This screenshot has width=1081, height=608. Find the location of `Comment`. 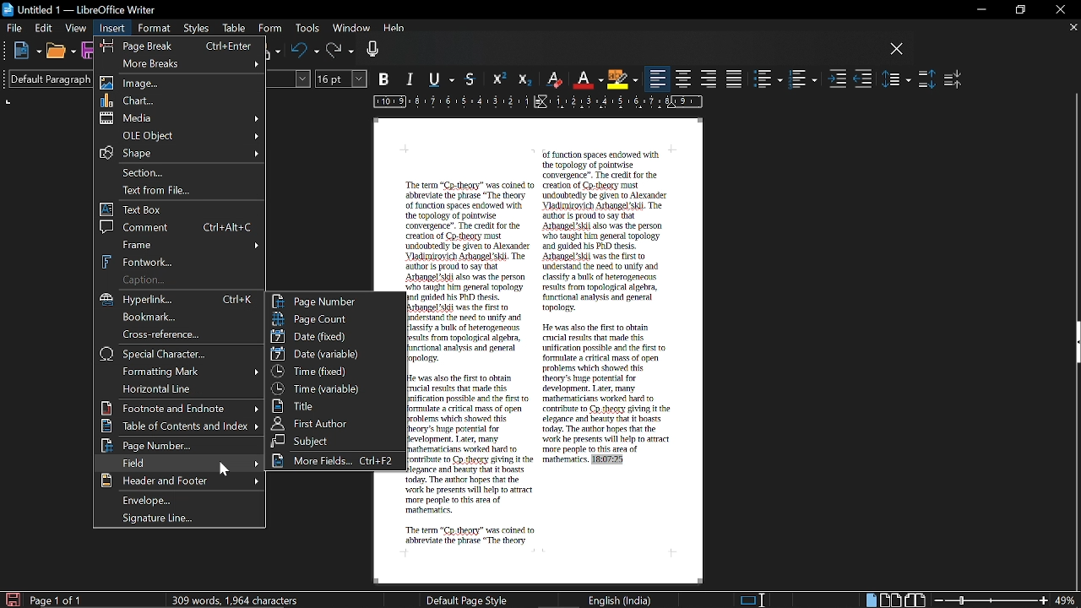

Comment is located at coordinates (179, 226).